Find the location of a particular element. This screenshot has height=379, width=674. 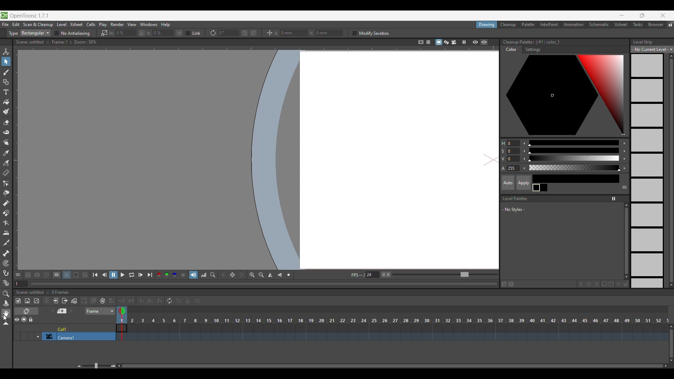

InknPaint is located at coordinates (549, 25).